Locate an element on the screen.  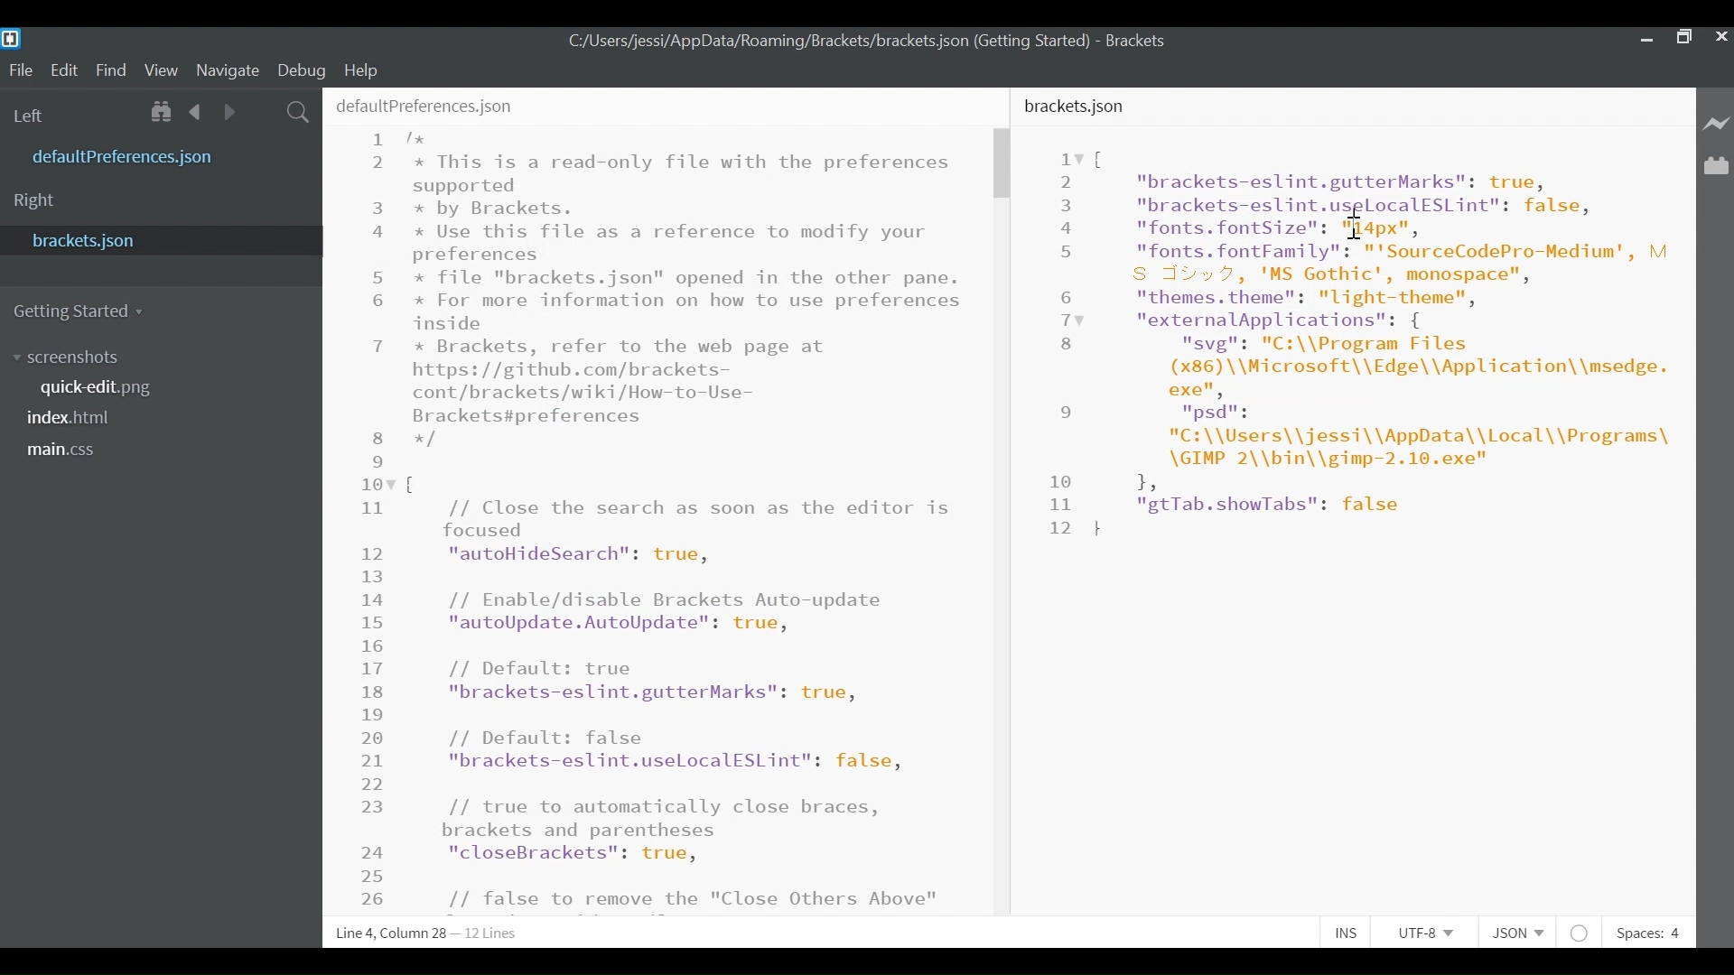
Debug is located at coordinates (300, 70).